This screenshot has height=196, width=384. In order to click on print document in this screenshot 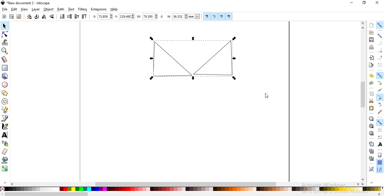, I will do `click(372, 47)`.